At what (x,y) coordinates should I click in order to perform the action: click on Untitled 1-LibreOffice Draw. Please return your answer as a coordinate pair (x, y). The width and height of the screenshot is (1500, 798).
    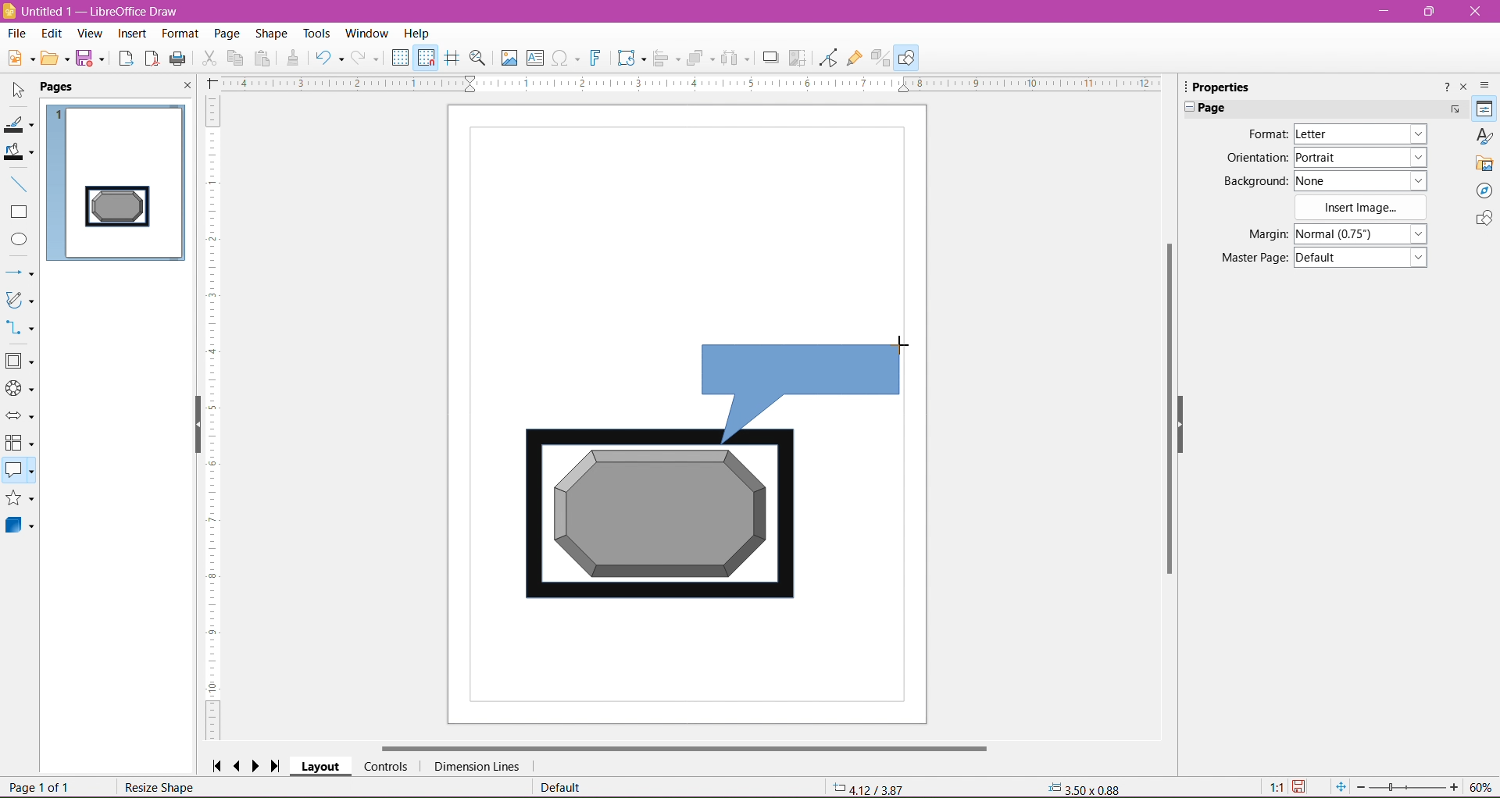
    Looking at the image, I should click on (107, 10).